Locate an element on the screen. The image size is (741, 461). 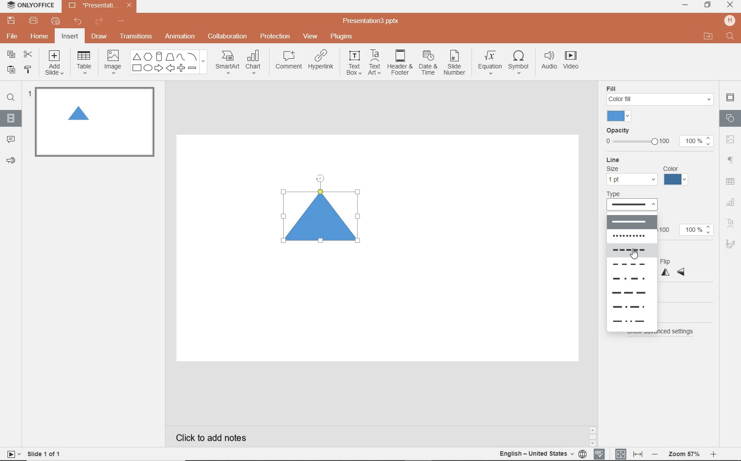
PROTECTION is located at coordinates (276, 35).